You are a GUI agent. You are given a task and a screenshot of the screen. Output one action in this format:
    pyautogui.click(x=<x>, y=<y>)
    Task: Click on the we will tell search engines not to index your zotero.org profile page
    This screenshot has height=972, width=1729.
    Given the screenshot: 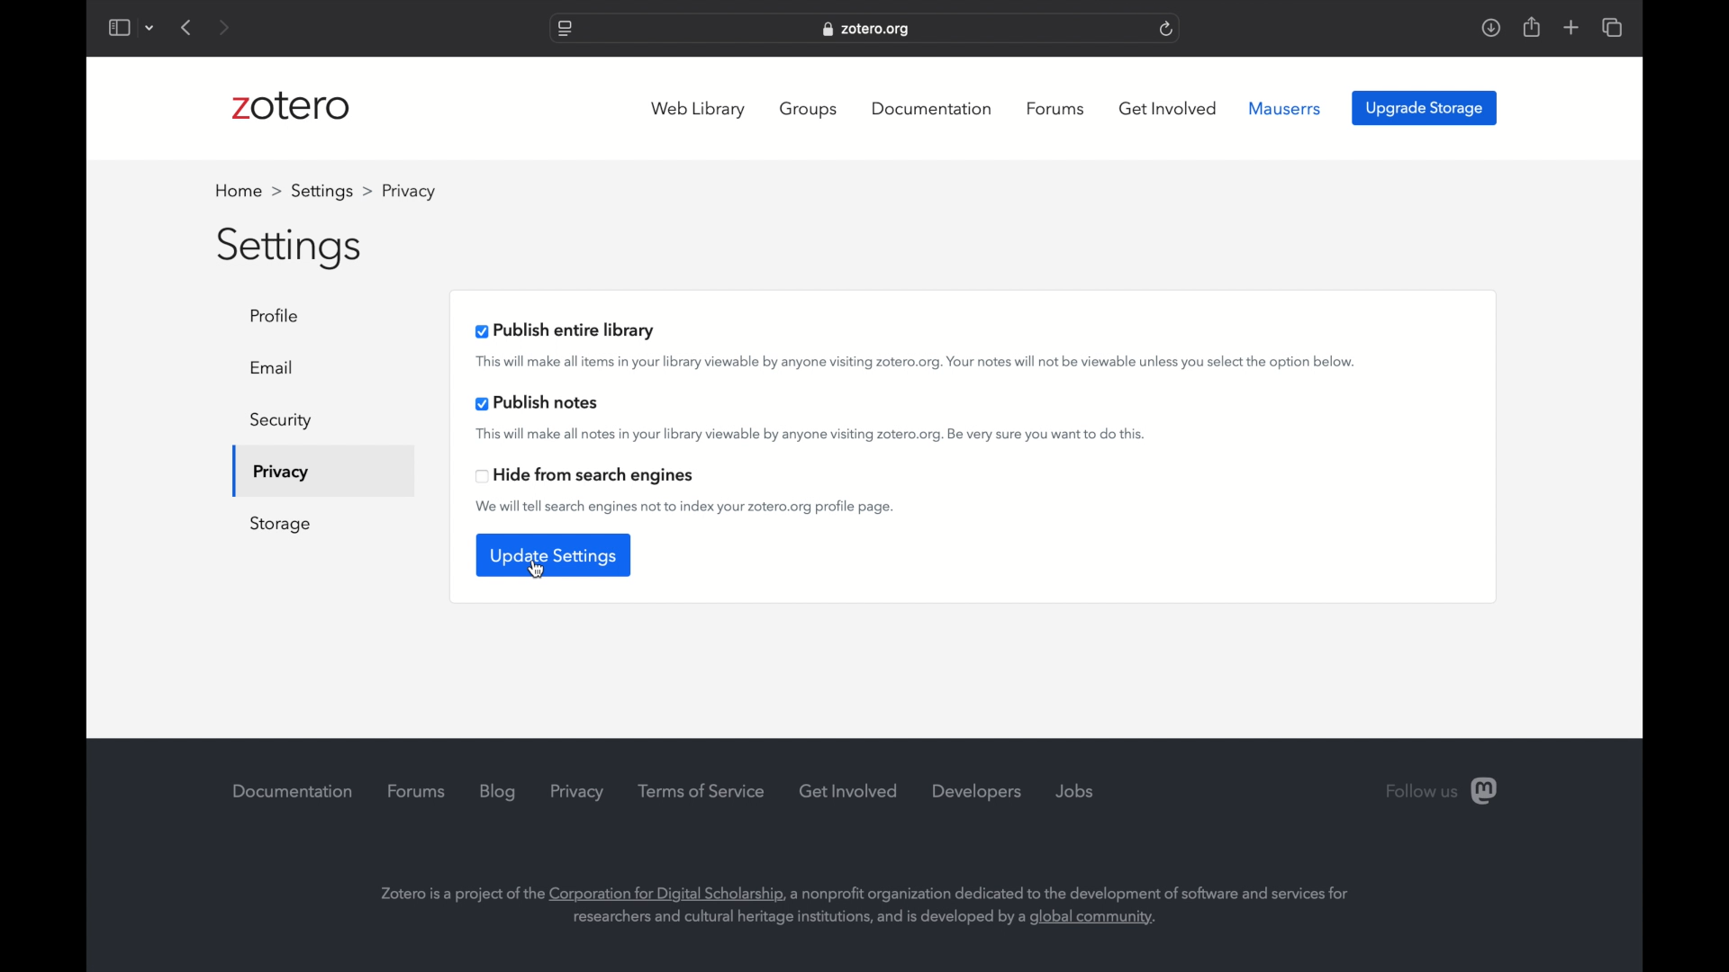 What is the action you would take?
    pyautogui.click(x=686, y=508)
    